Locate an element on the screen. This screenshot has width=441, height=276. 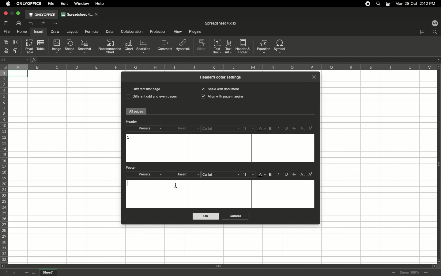
Zoom is located at coordinates (409, 272).